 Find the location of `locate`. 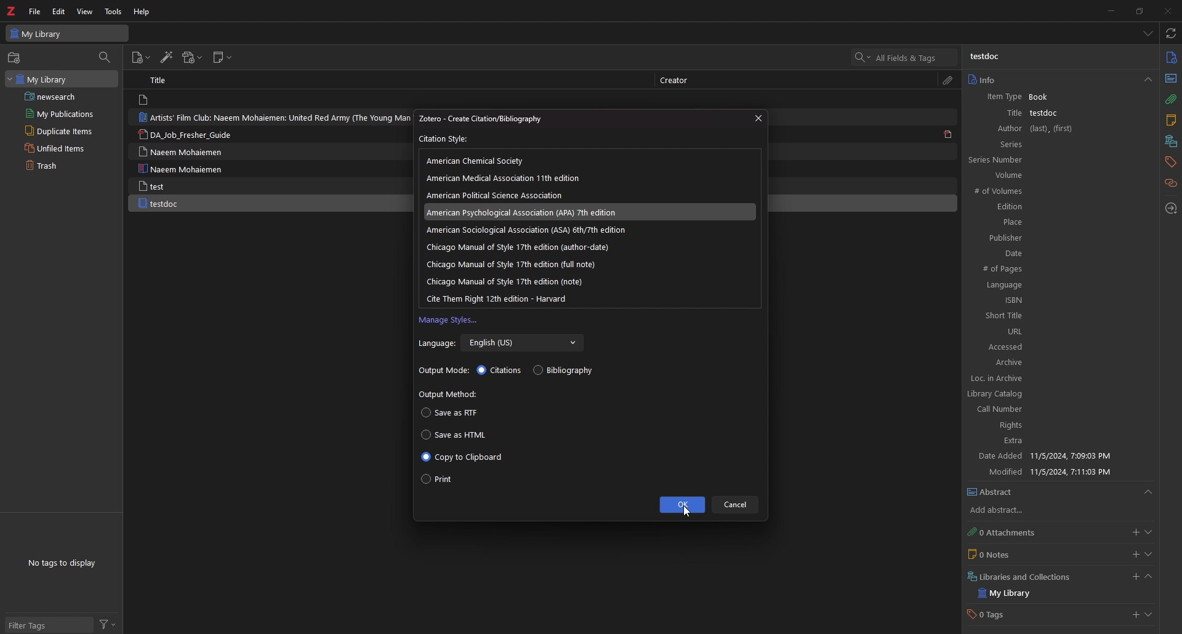

locate is located at coordinates (1172, 209).